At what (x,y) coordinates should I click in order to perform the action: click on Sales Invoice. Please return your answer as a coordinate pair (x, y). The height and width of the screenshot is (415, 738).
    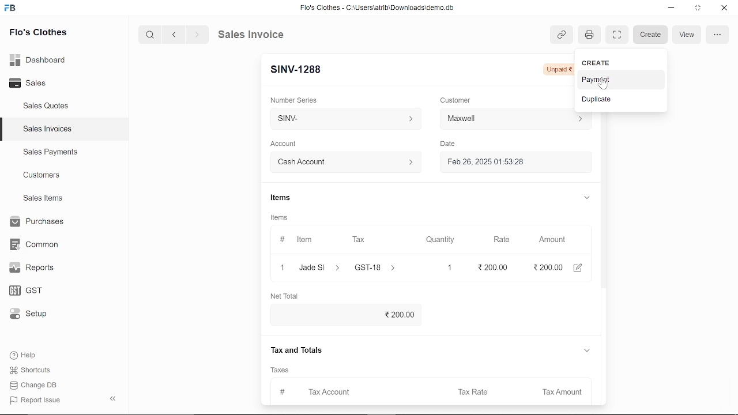
    Looking at the image, I should click on (259, 34).